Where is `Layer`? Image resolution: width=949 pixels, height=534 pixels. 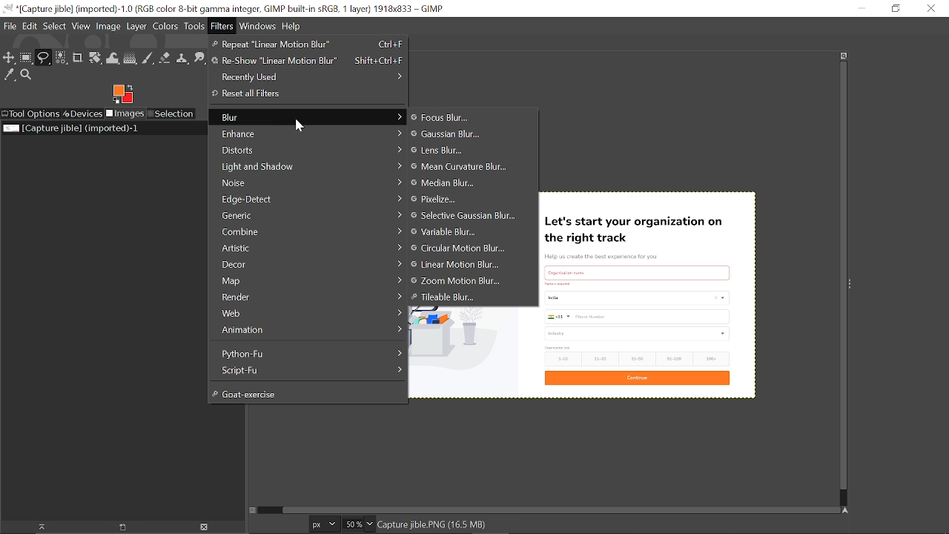 Layer is located at coordinates (136, 27).